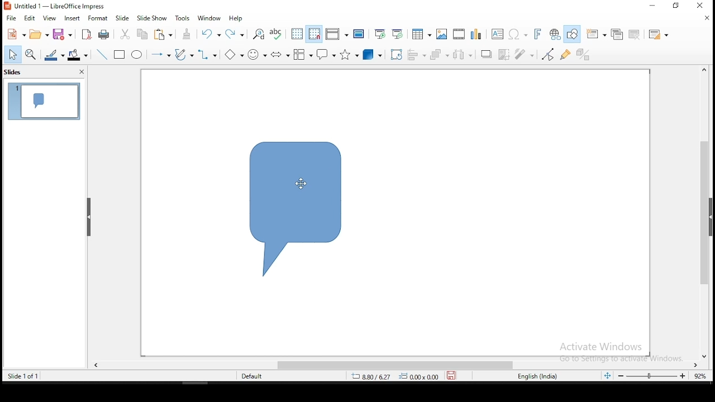 This screenshot has height=402, width=715. What do you see at coordinates (463, 54) in the screenshot?
I see `distribute` at bounding box center [463, 54].